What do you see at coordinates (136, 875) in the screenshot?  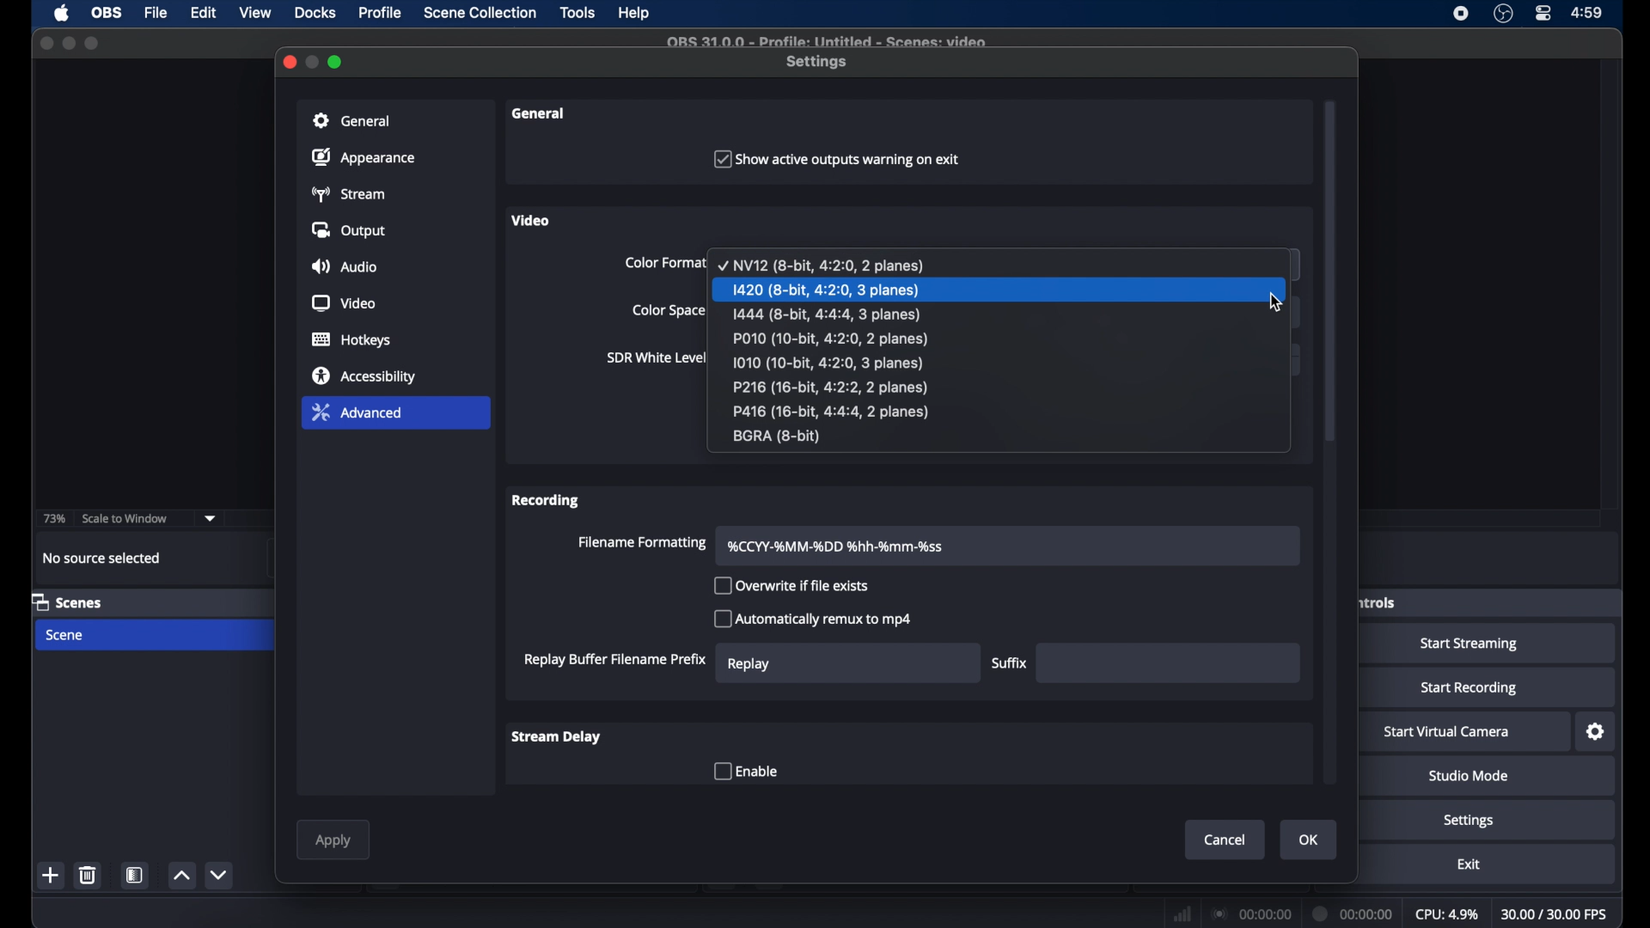 I see `scene filters` at bounding box center [136, 875].